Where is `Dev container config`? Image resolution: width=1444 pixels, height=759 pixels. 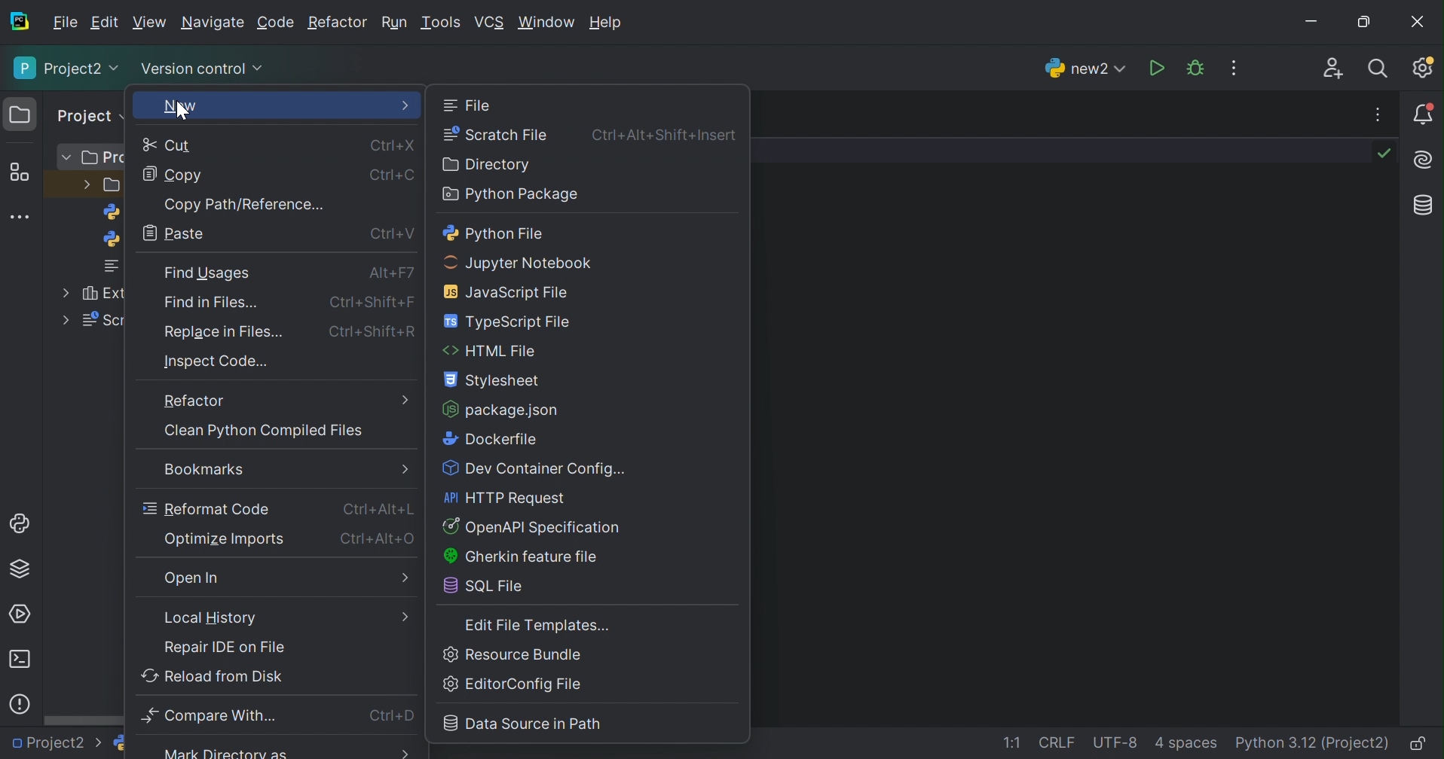
Dev container config is located at coordinates (540, 470).